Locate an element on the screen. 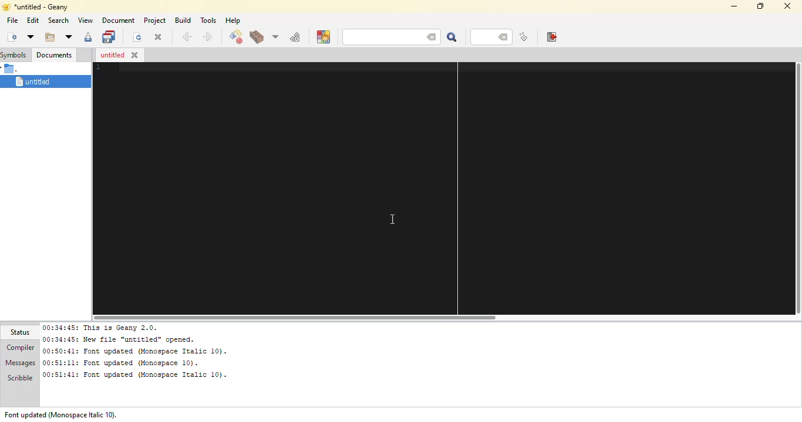 This screenshot has width=802, height=422. color is located at coordinates (323, 37).